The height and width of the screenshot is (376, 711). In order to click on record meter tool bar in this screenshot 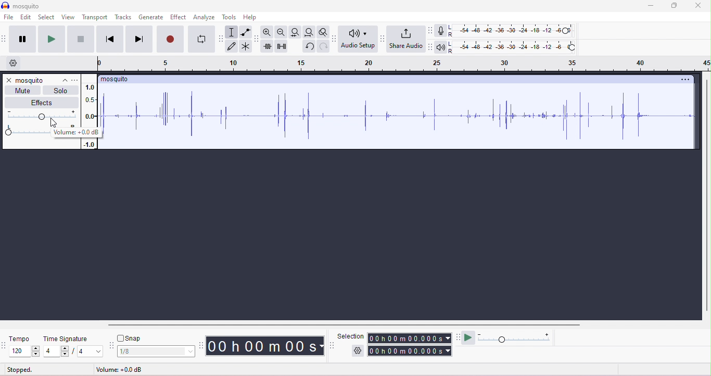, I will do `click(432, 31)`.